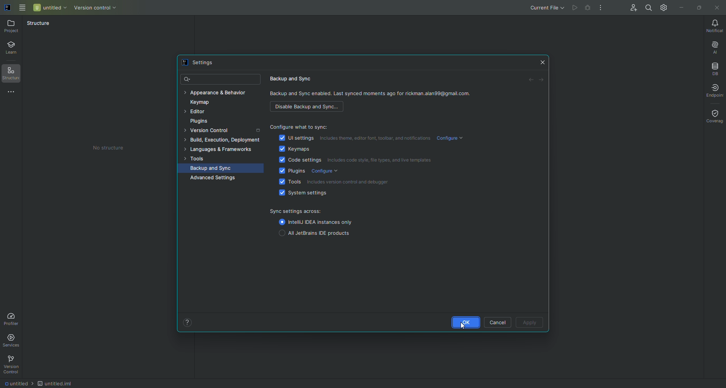  What do you see at coordinates (631, 9) in the screenshot?
I see `Code With Me` at bounding box center [631, 9].